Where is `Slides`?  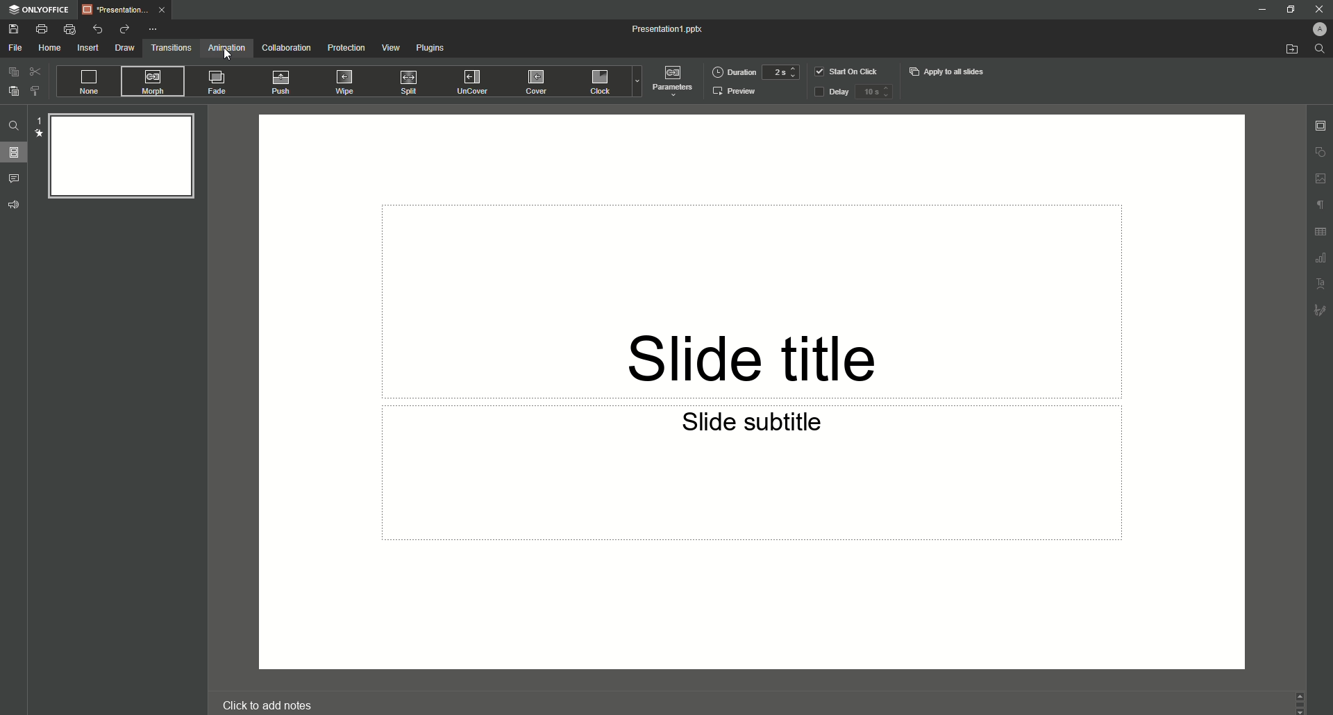
Slides is located at coordinates (15, 152).